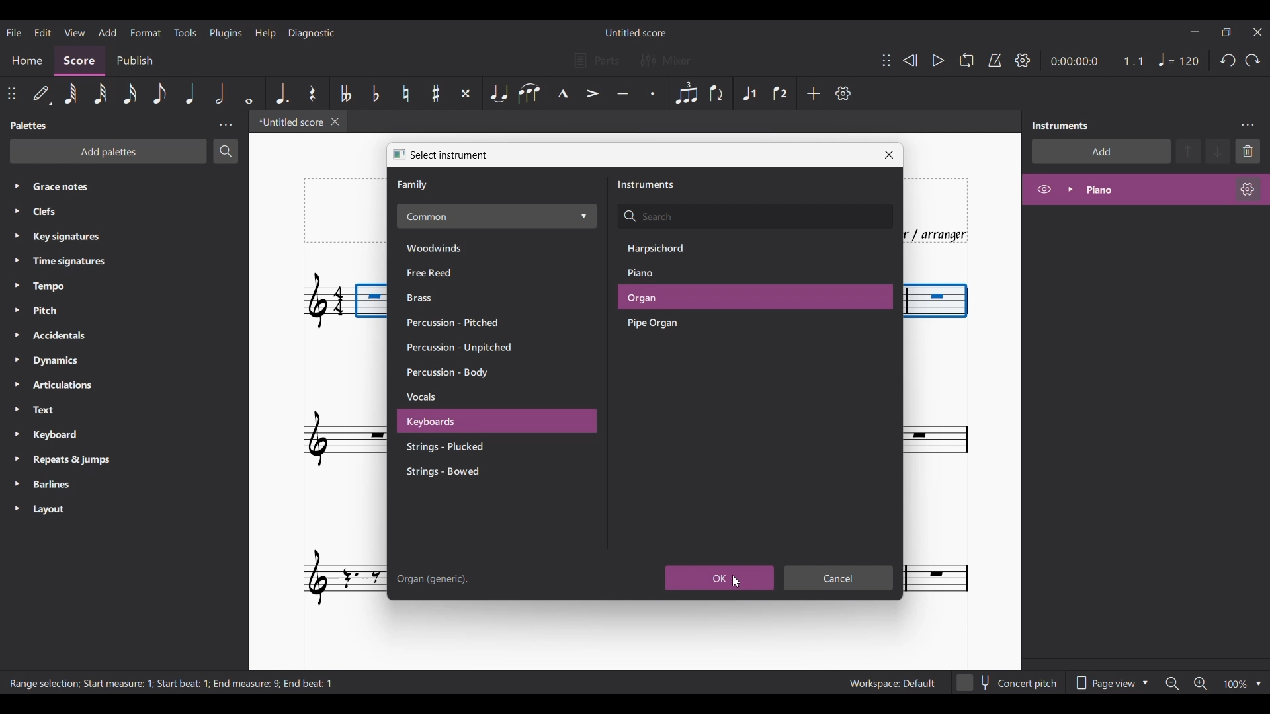  What do you see at coordinates (1218, 151) in the screenshot?
I see `Move instrument down` at bounding box center [1218, 151].